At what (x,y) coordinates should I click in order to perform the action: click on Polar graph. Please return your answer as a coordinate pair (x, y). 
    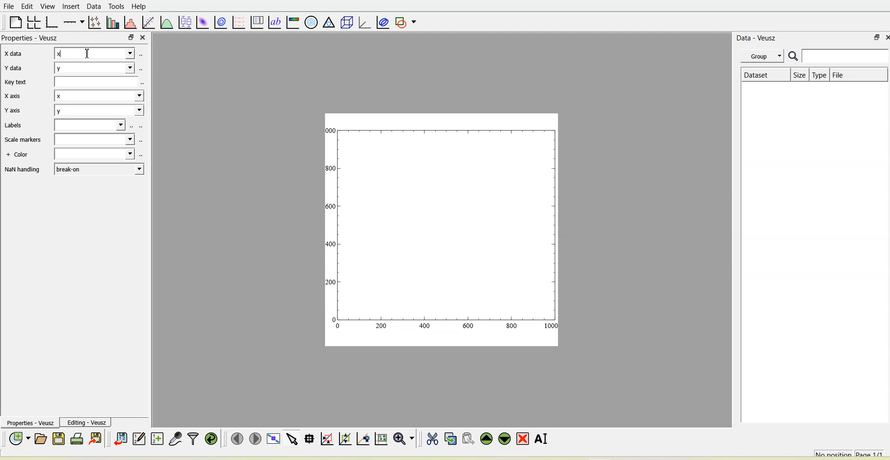
    Looking at the image, I should click on (312, 22).